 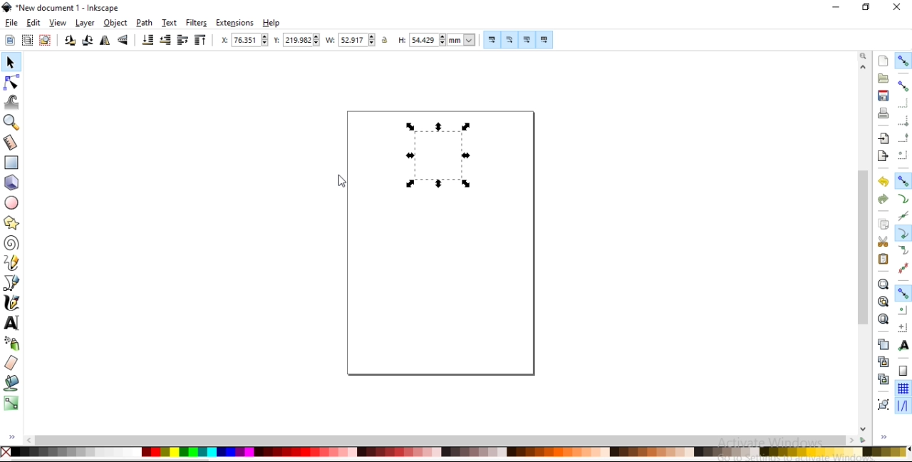 I want to click on close, so click(x=896, y=7).